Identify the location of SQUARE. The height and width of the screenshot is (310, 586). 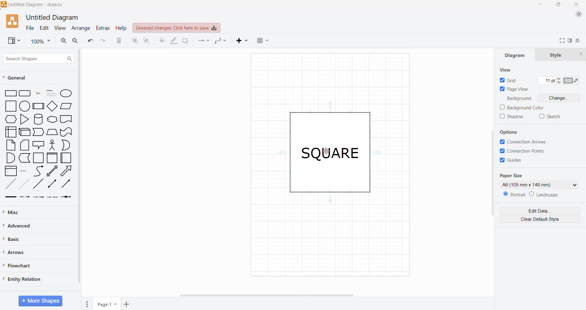
(329, 151).